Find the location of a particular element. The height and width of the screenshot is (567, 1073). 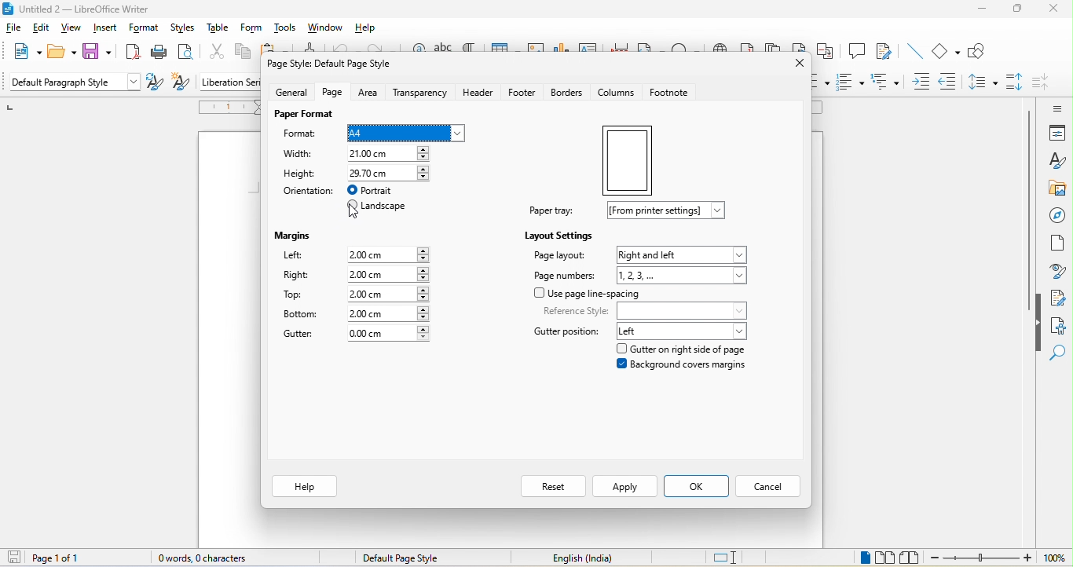

general is located at coordinates (285, 92).